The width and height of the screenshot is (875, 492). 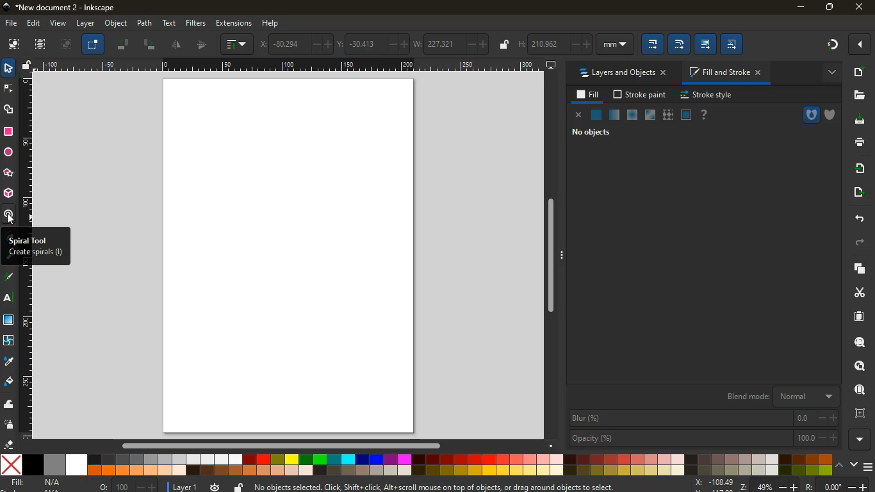 I want to click on file, so click(x=12, y=23).